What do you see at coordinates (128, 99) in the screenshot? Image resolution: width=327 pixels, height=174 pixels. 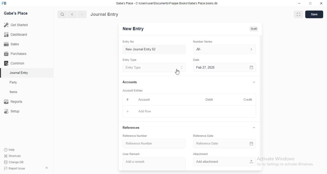 I see `#` at bounding box center [128, 99].